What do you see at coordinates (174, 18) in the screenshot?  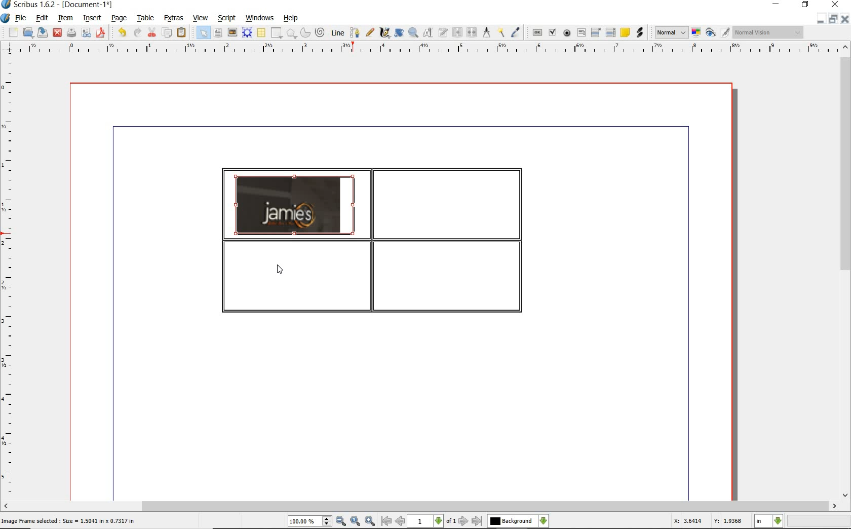 I see `extras` at bounding box center [174, 18].